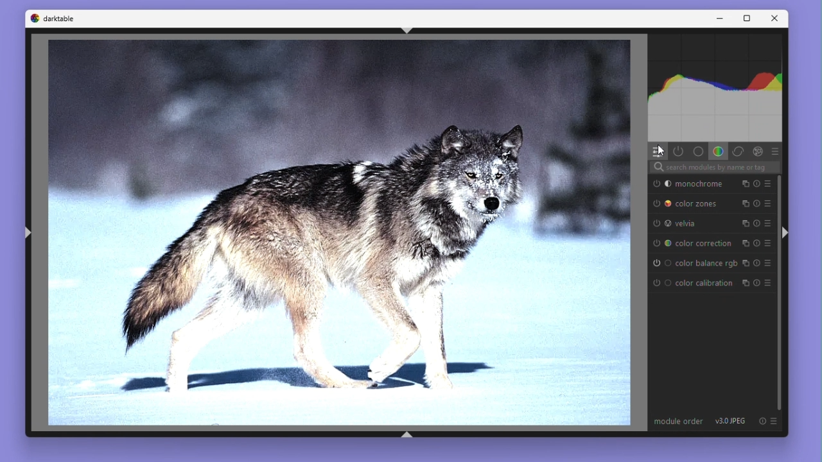 Image resolution: width=822 pixels, height=462 pixels. What do you see at coordinates (743, 184) in the screenshot?
I see `multiple instance actions` at bounding box center [743, 184].